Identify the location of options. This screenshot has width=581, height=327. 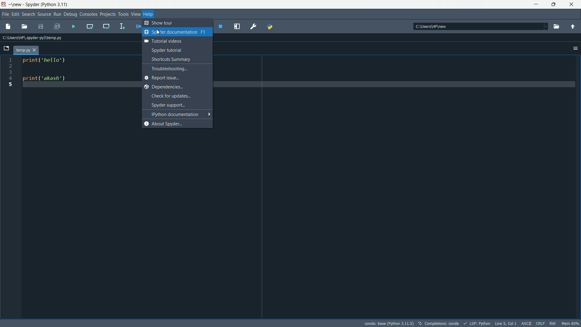
(576, 48).